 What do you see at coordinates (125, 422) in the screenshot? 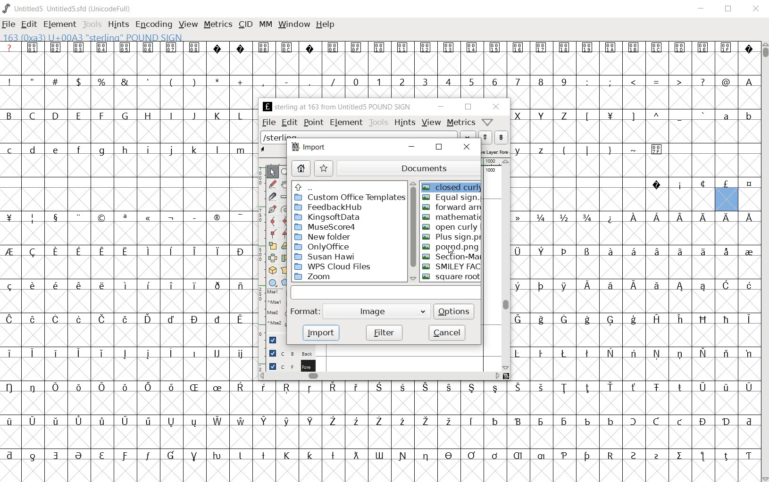
I see `Symbol` at bounding box center [125, 422].